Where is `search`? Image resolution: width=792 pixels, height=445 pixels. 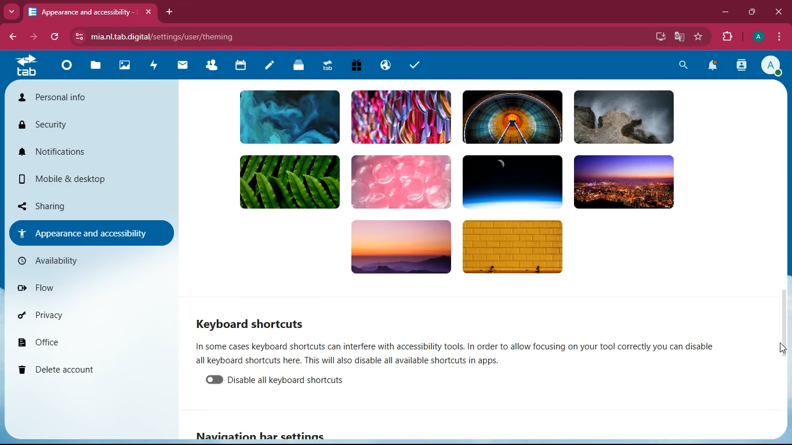
search is located at coordinates (684, 66).